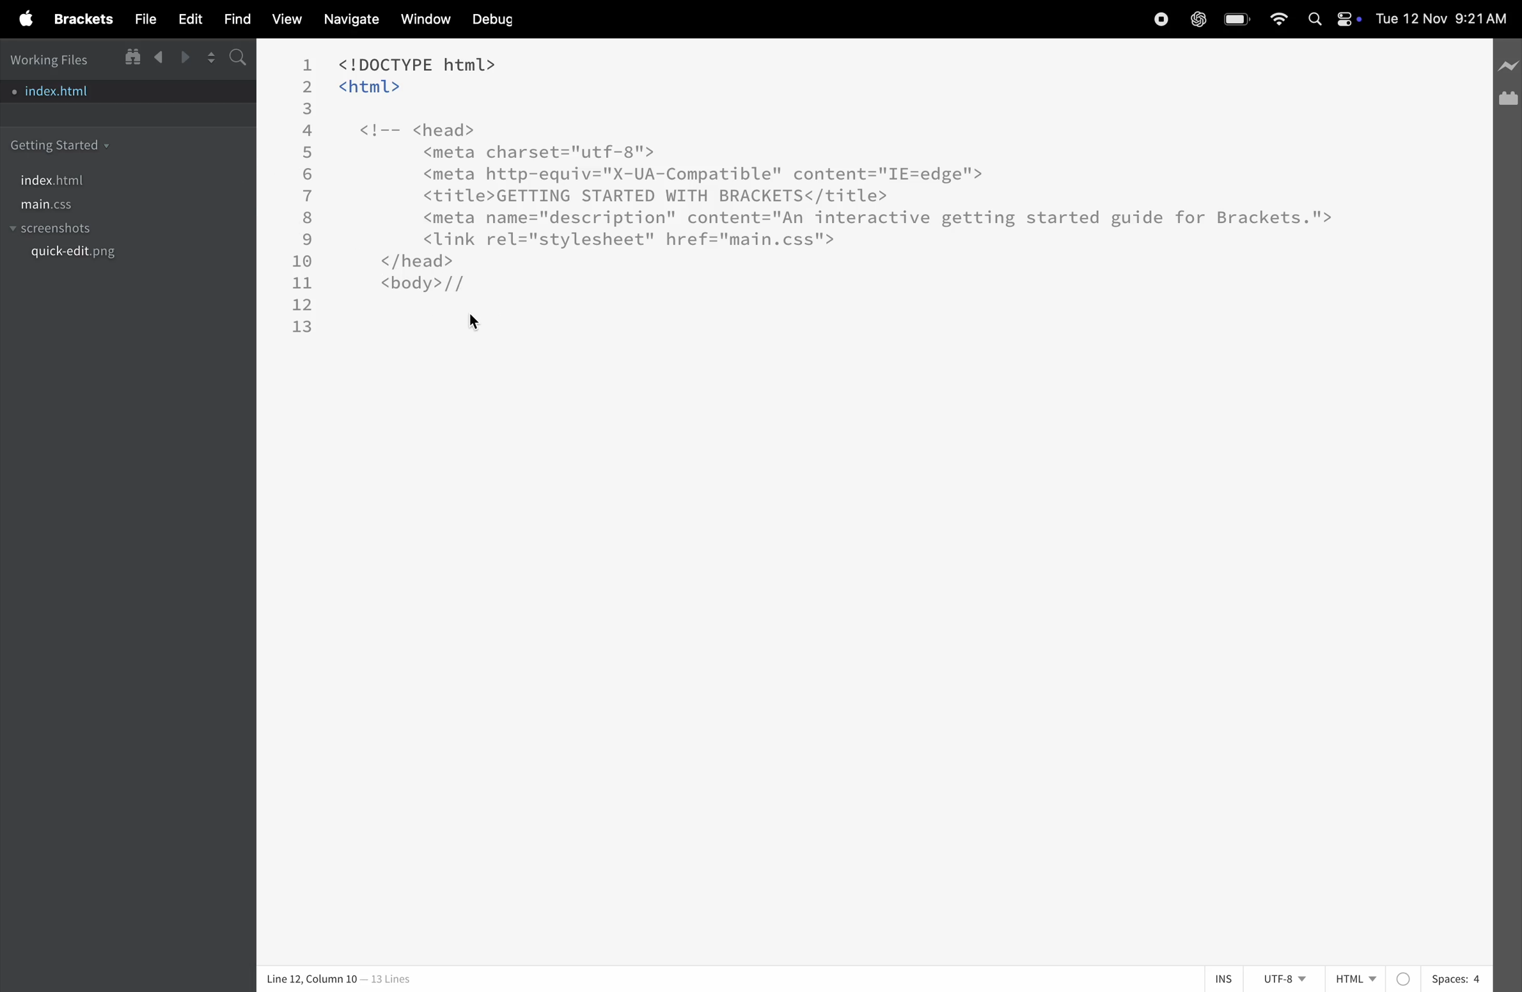 The height and width of the screenshot is (992, 1522). Describe the element at coordinates (283, 20) in the screenshot. I see `view` at that location.